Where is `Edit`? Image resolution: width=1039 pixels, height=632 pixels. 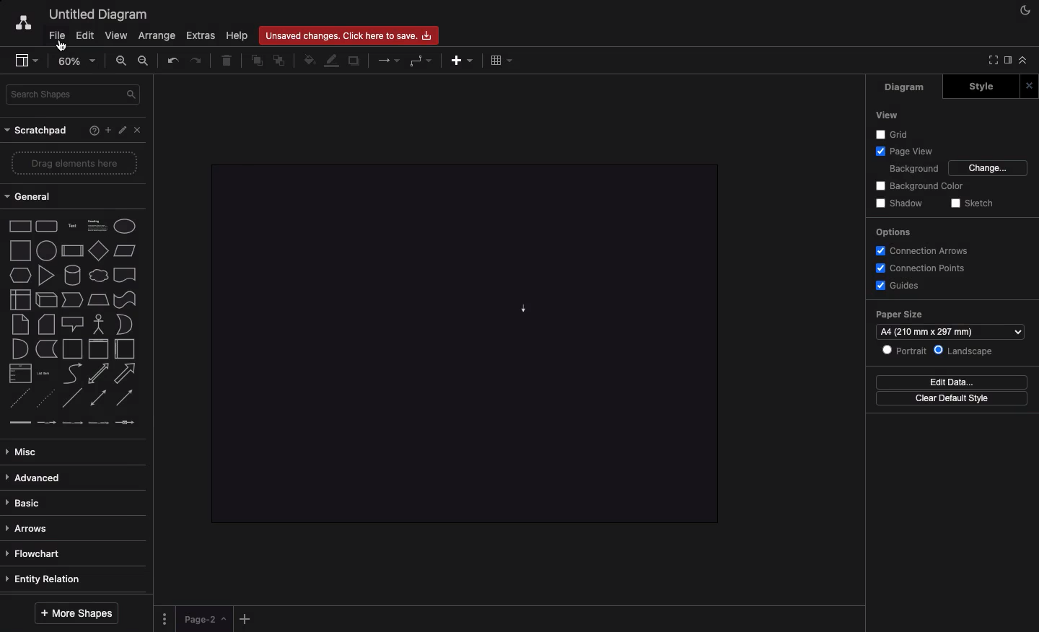
Edit is located at coordinates (85, 35).